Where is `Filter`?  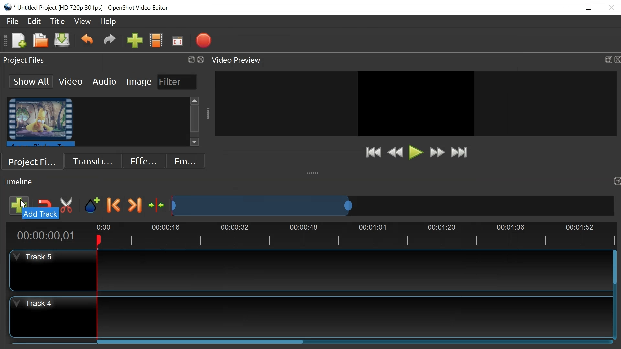 Filter is located at coordinates (177, 82).